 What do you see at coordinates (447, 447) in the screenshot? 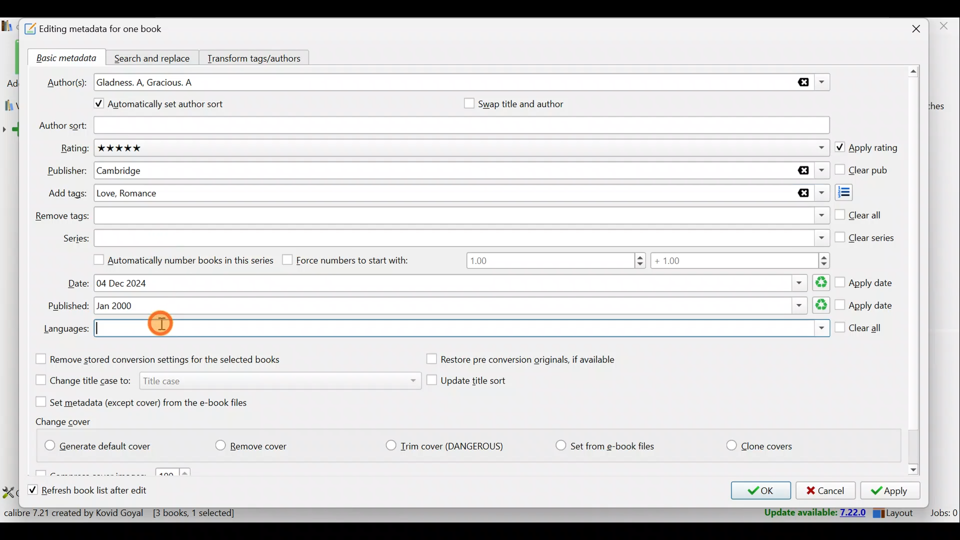
I see `Trim cover (Dangerious)` at bounding box center [447, 447].